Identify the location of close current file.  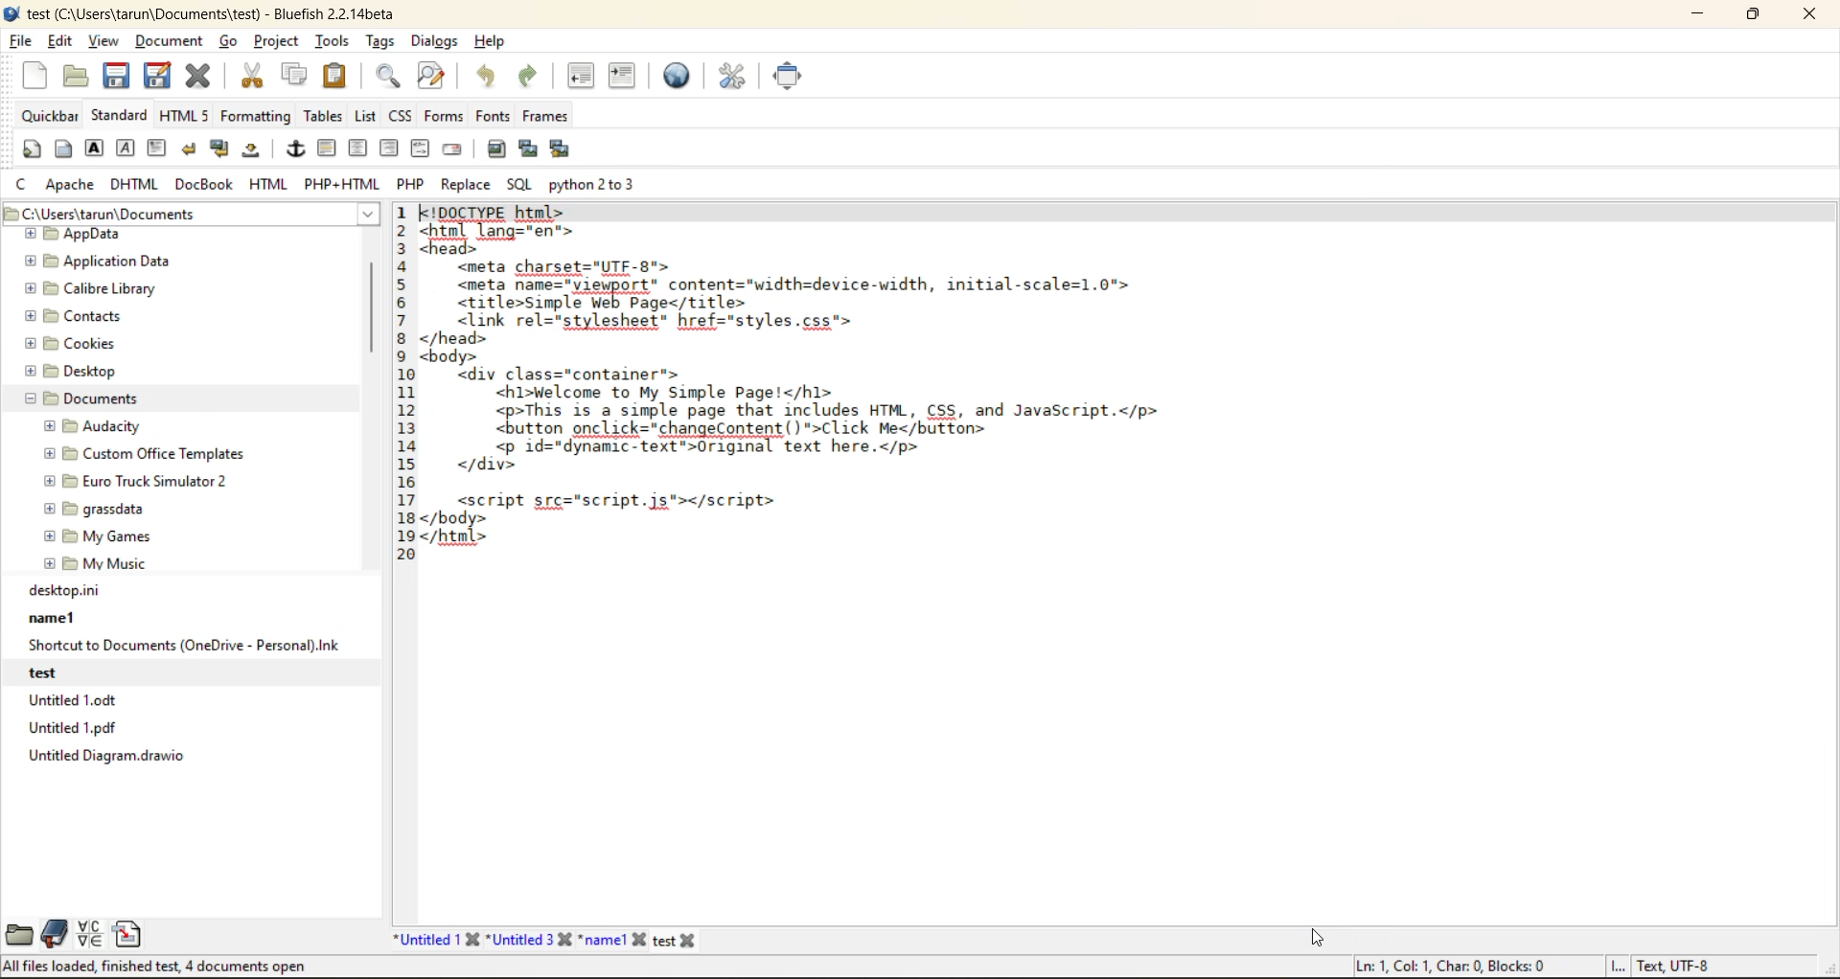
(202, 77).